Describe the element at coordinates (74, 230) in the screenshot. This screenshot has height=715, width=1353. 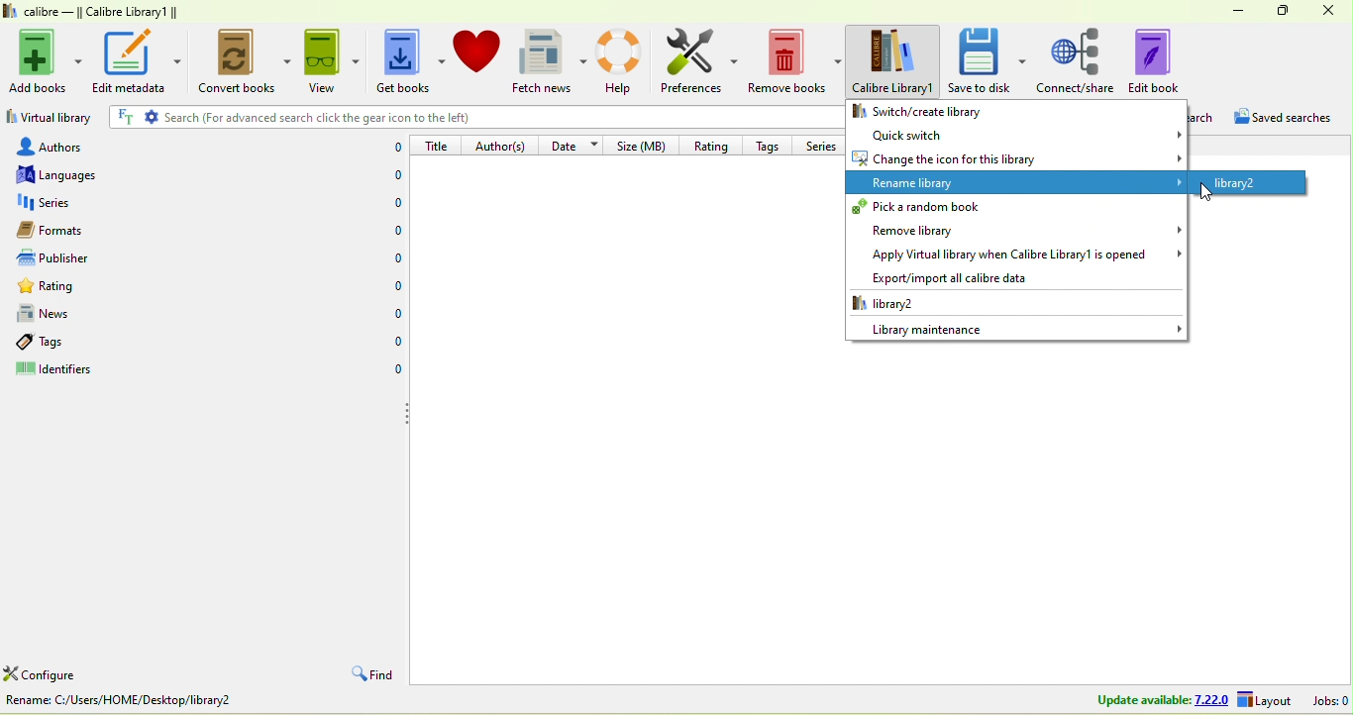
I see `formats` at that location.